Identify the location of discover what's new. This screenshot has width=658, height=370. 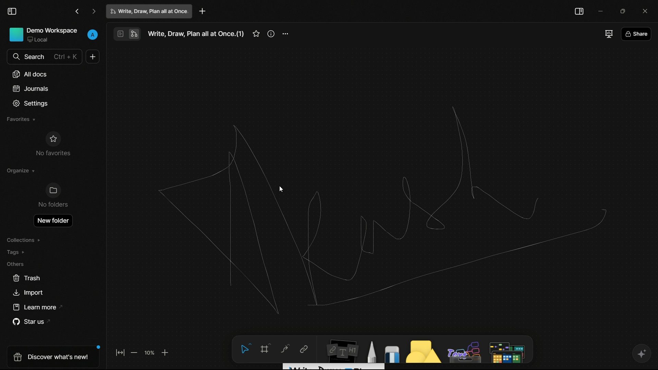
(52, 356).